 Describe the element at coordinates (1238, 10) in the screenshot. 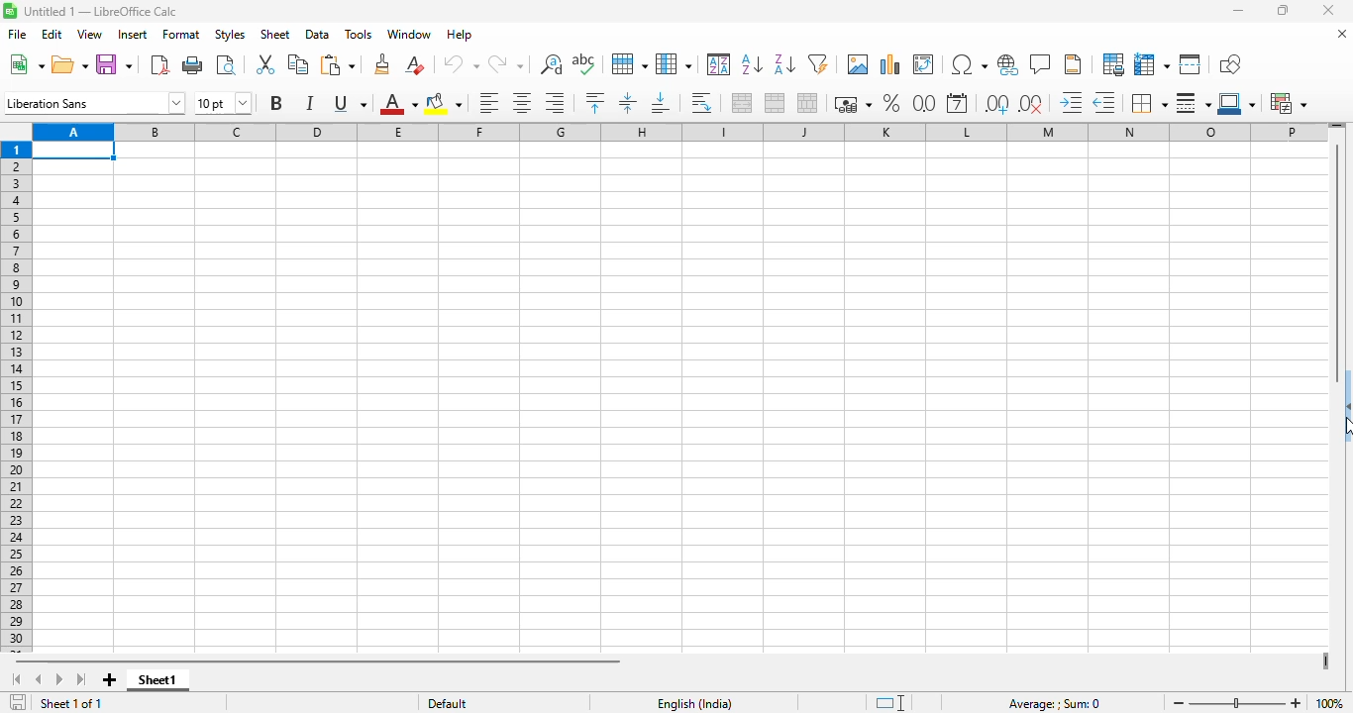

I see `minimize` at that location.